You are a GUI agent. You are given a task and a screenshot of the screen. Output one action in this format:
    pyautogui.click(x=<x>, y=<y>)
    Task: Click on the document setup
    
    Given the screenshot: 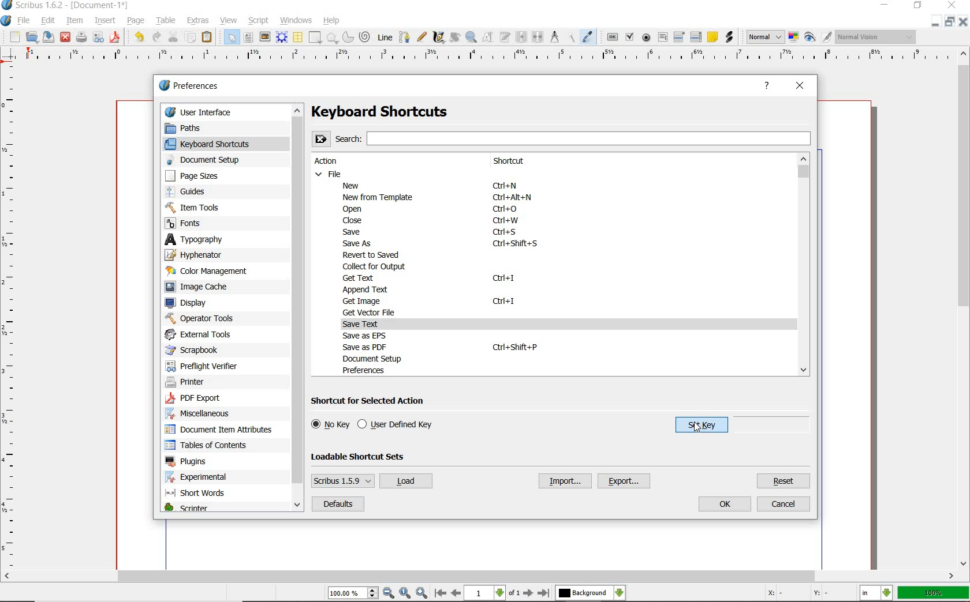 What is the action you would take?
    pyautogui.click(x=211, y=160)
    